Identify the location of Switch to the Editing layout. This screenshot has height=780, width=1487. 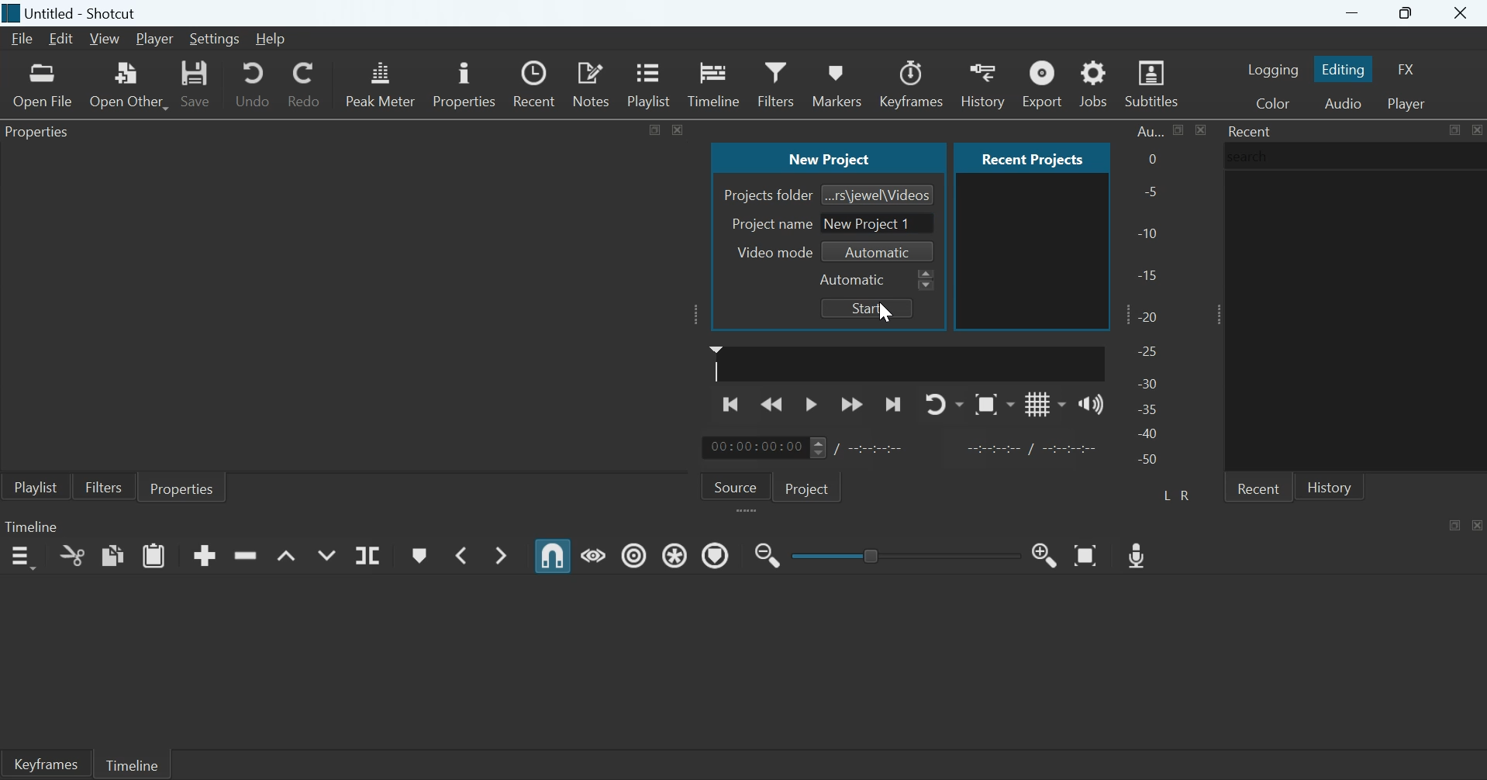
(1345, 69).